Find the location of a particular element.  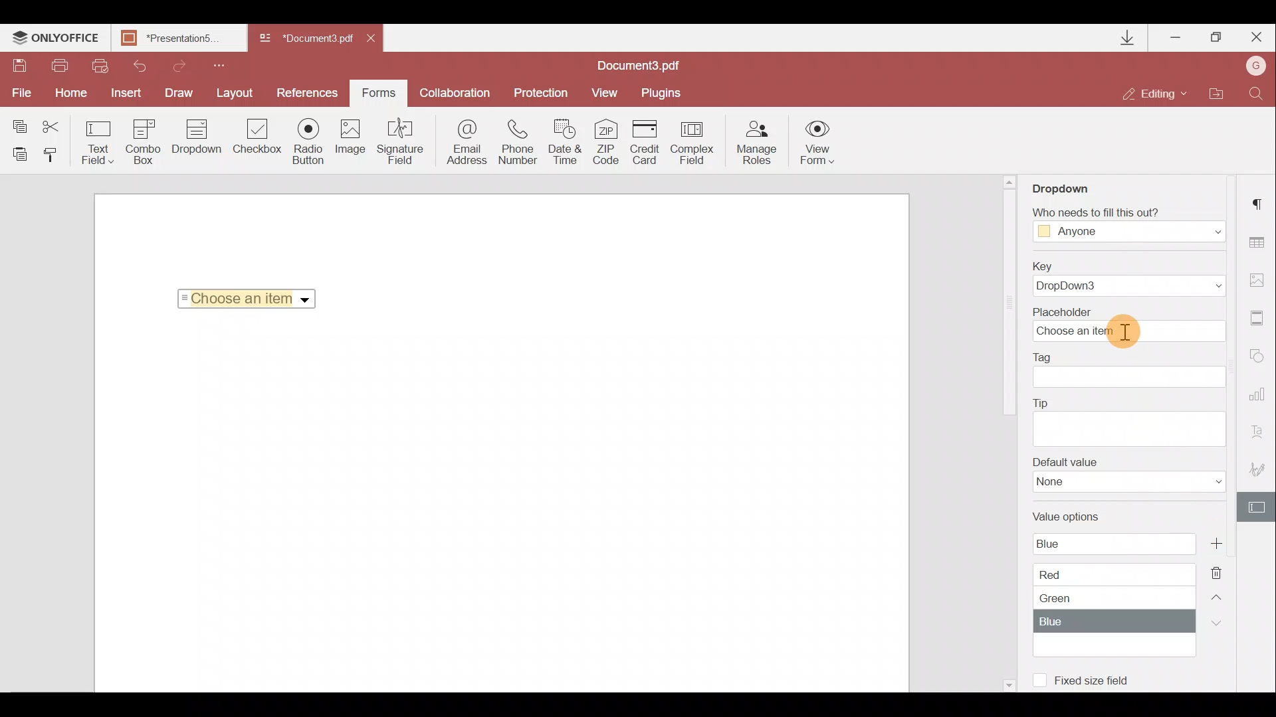

Customize quick access toolbar is located at coordinates (224, 65).